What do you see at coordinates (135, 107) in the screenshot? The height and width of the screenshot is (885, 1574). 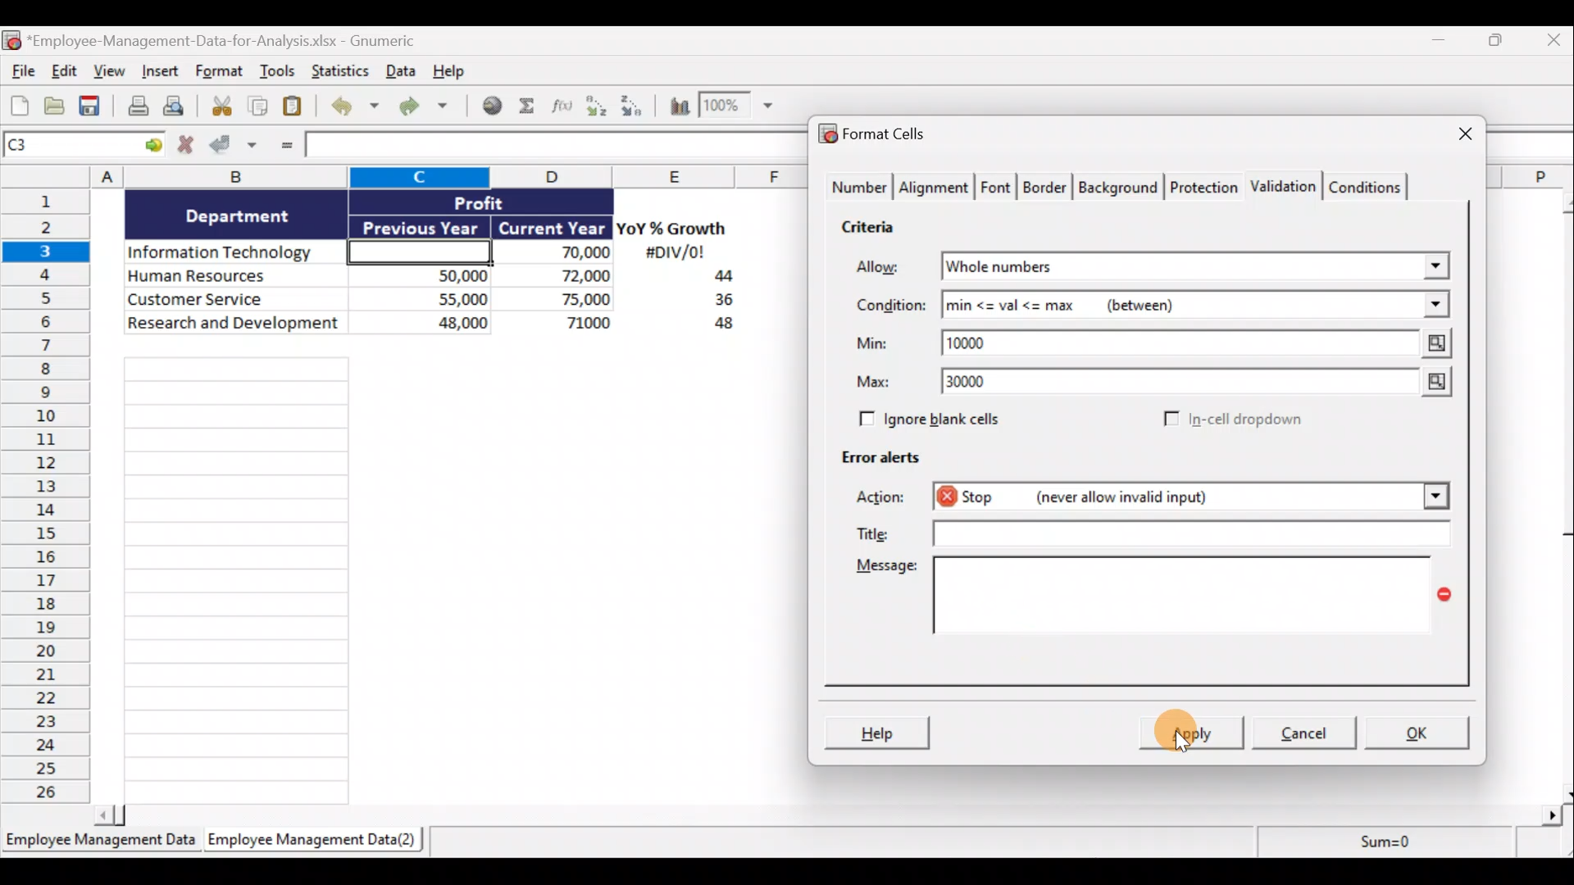 I see `Print current file` at bounding box center [135, 107].